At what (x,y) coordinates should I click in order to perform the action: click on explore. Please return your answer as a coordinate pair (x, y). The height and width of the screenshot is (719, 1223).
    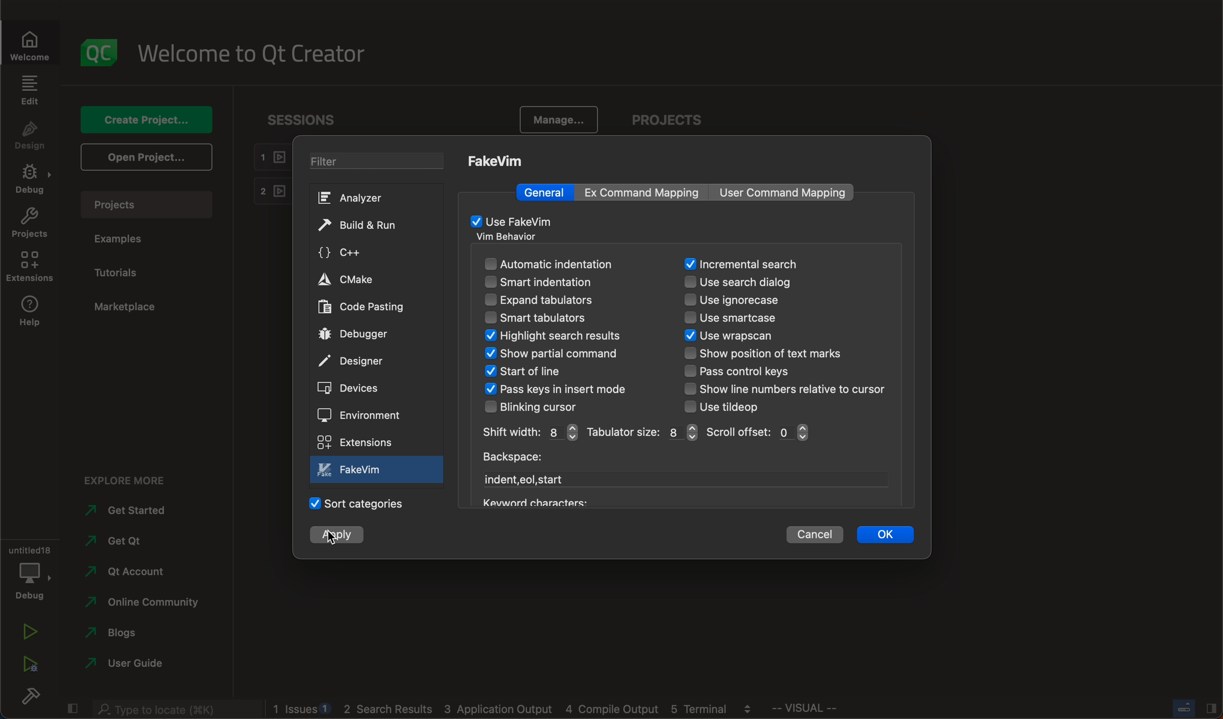
    Looking at the image, I should click on (131, 481).